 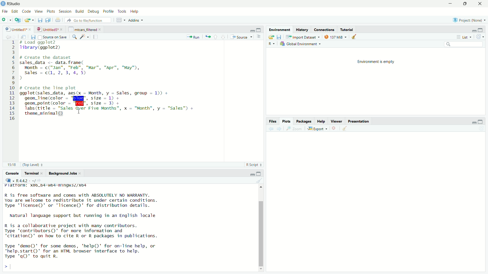 What do you see at coordinates (13, 81) in the screenshot?
I see `line numbers` at bounding box center [13, 81].